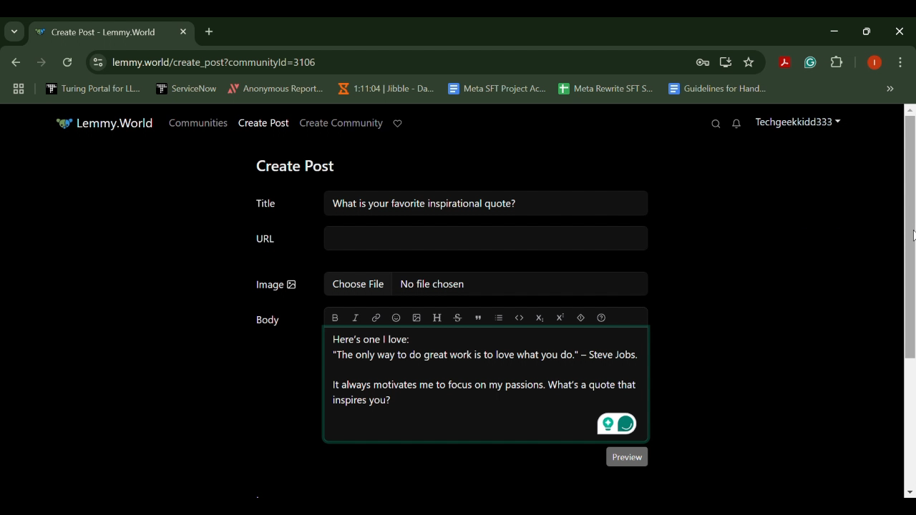 The height and width of the screenshot is (515, 916). Describe the element at coordinates (276, 88) in the screenshot. I see `Anonymous Report...` at that location.